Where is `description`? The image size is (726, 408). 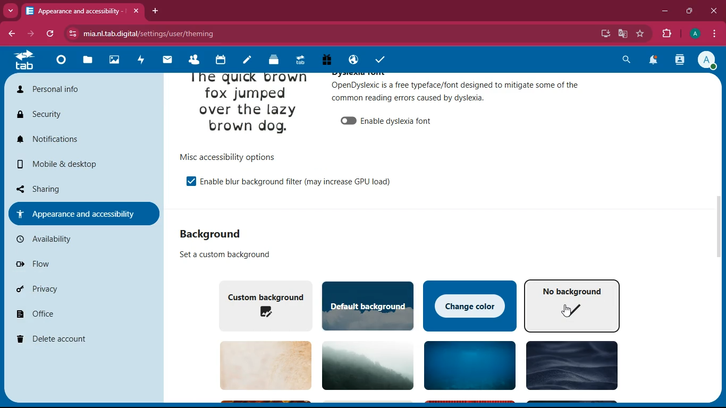 description is located at coordinates (220, 254).